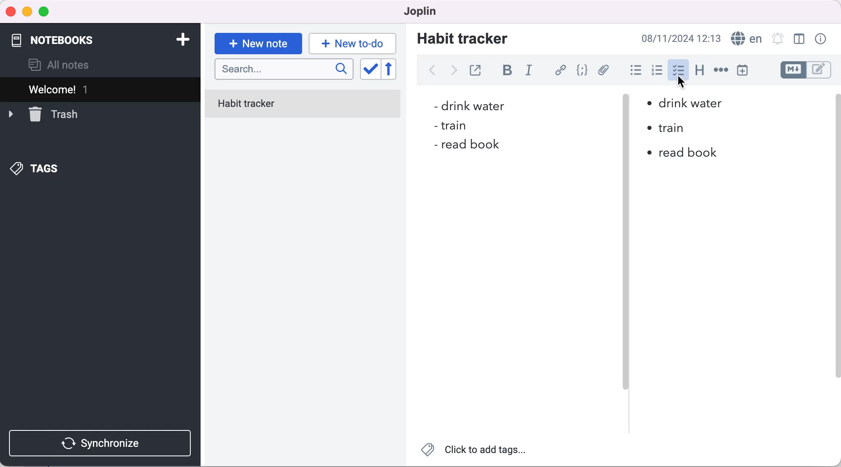 Image resolution: width=841 pixels, height=467 pixels. Describe the element at coordinates (682, 84) in the screenshot. I see `cursor` at that location.